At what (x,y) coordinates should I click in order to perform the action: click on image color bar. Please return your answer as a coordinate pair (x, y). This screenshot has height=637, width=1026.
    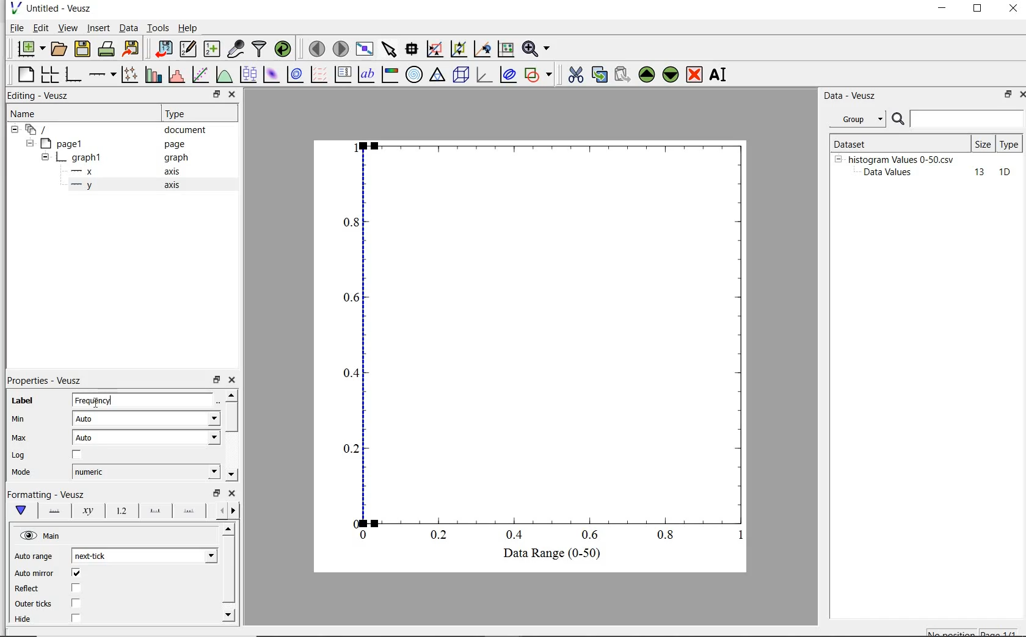
    Looking at the image, I should click on (391, 74).